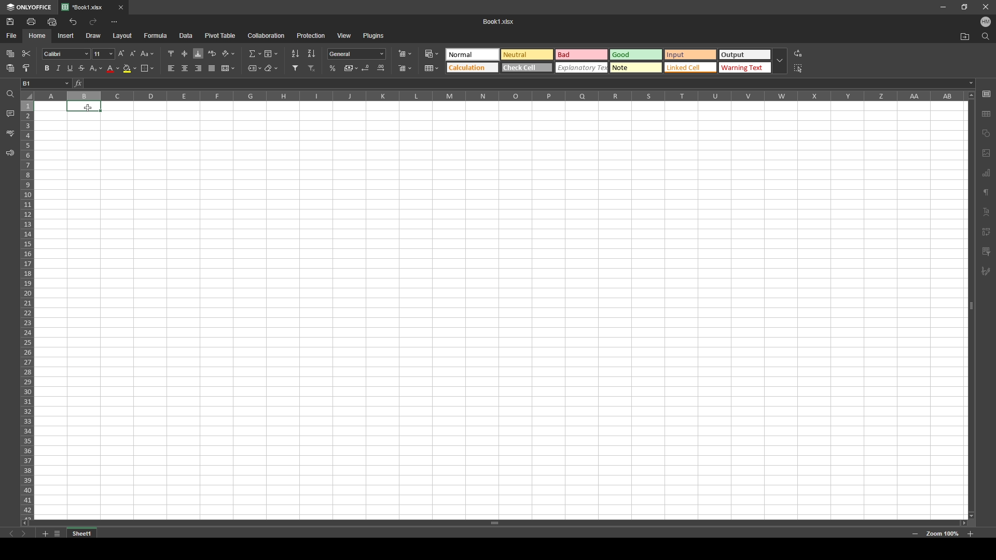  What do you see at coordinates (26, 53) in the screenshot?
I see `cut` at bounding box center [26, 53].